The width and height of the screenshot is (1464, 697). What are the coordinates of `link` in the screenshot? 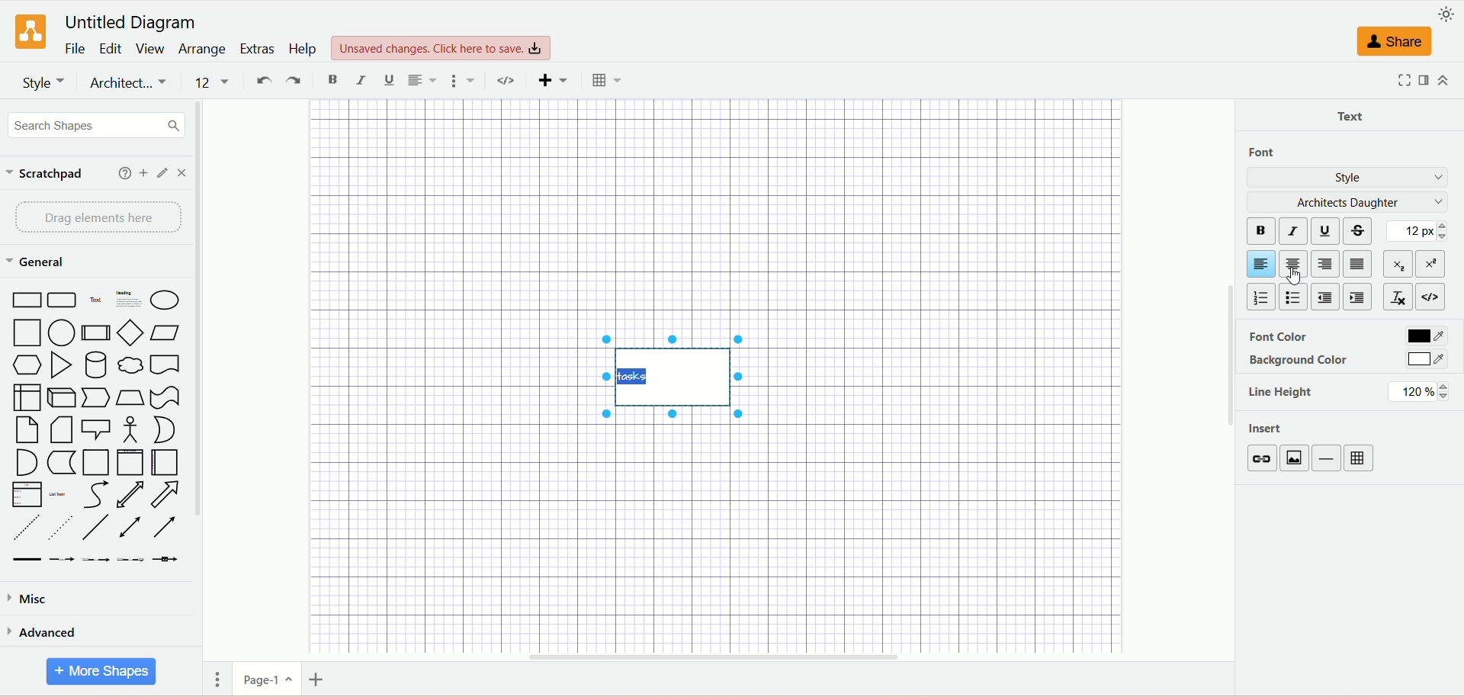 It's located at (1264, 458).